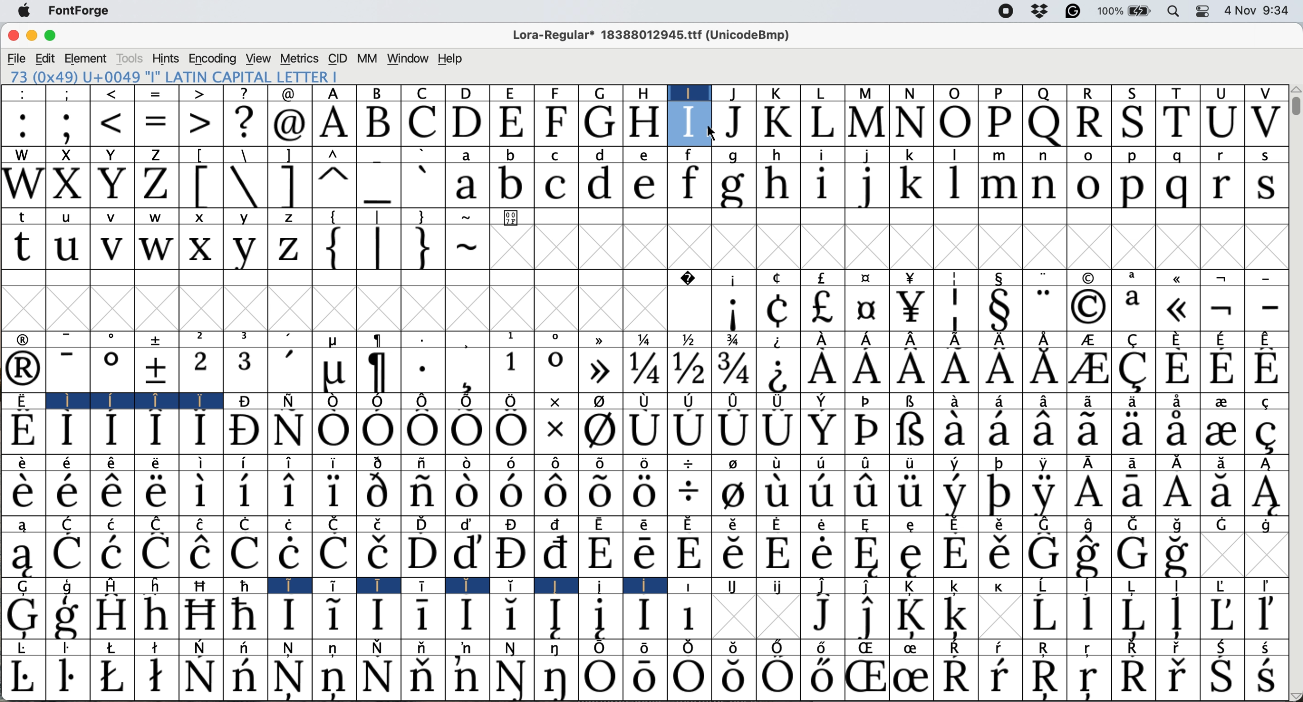 This screenshot has height=702, width=1303. I want to click on Symbol, so click(556, 617).